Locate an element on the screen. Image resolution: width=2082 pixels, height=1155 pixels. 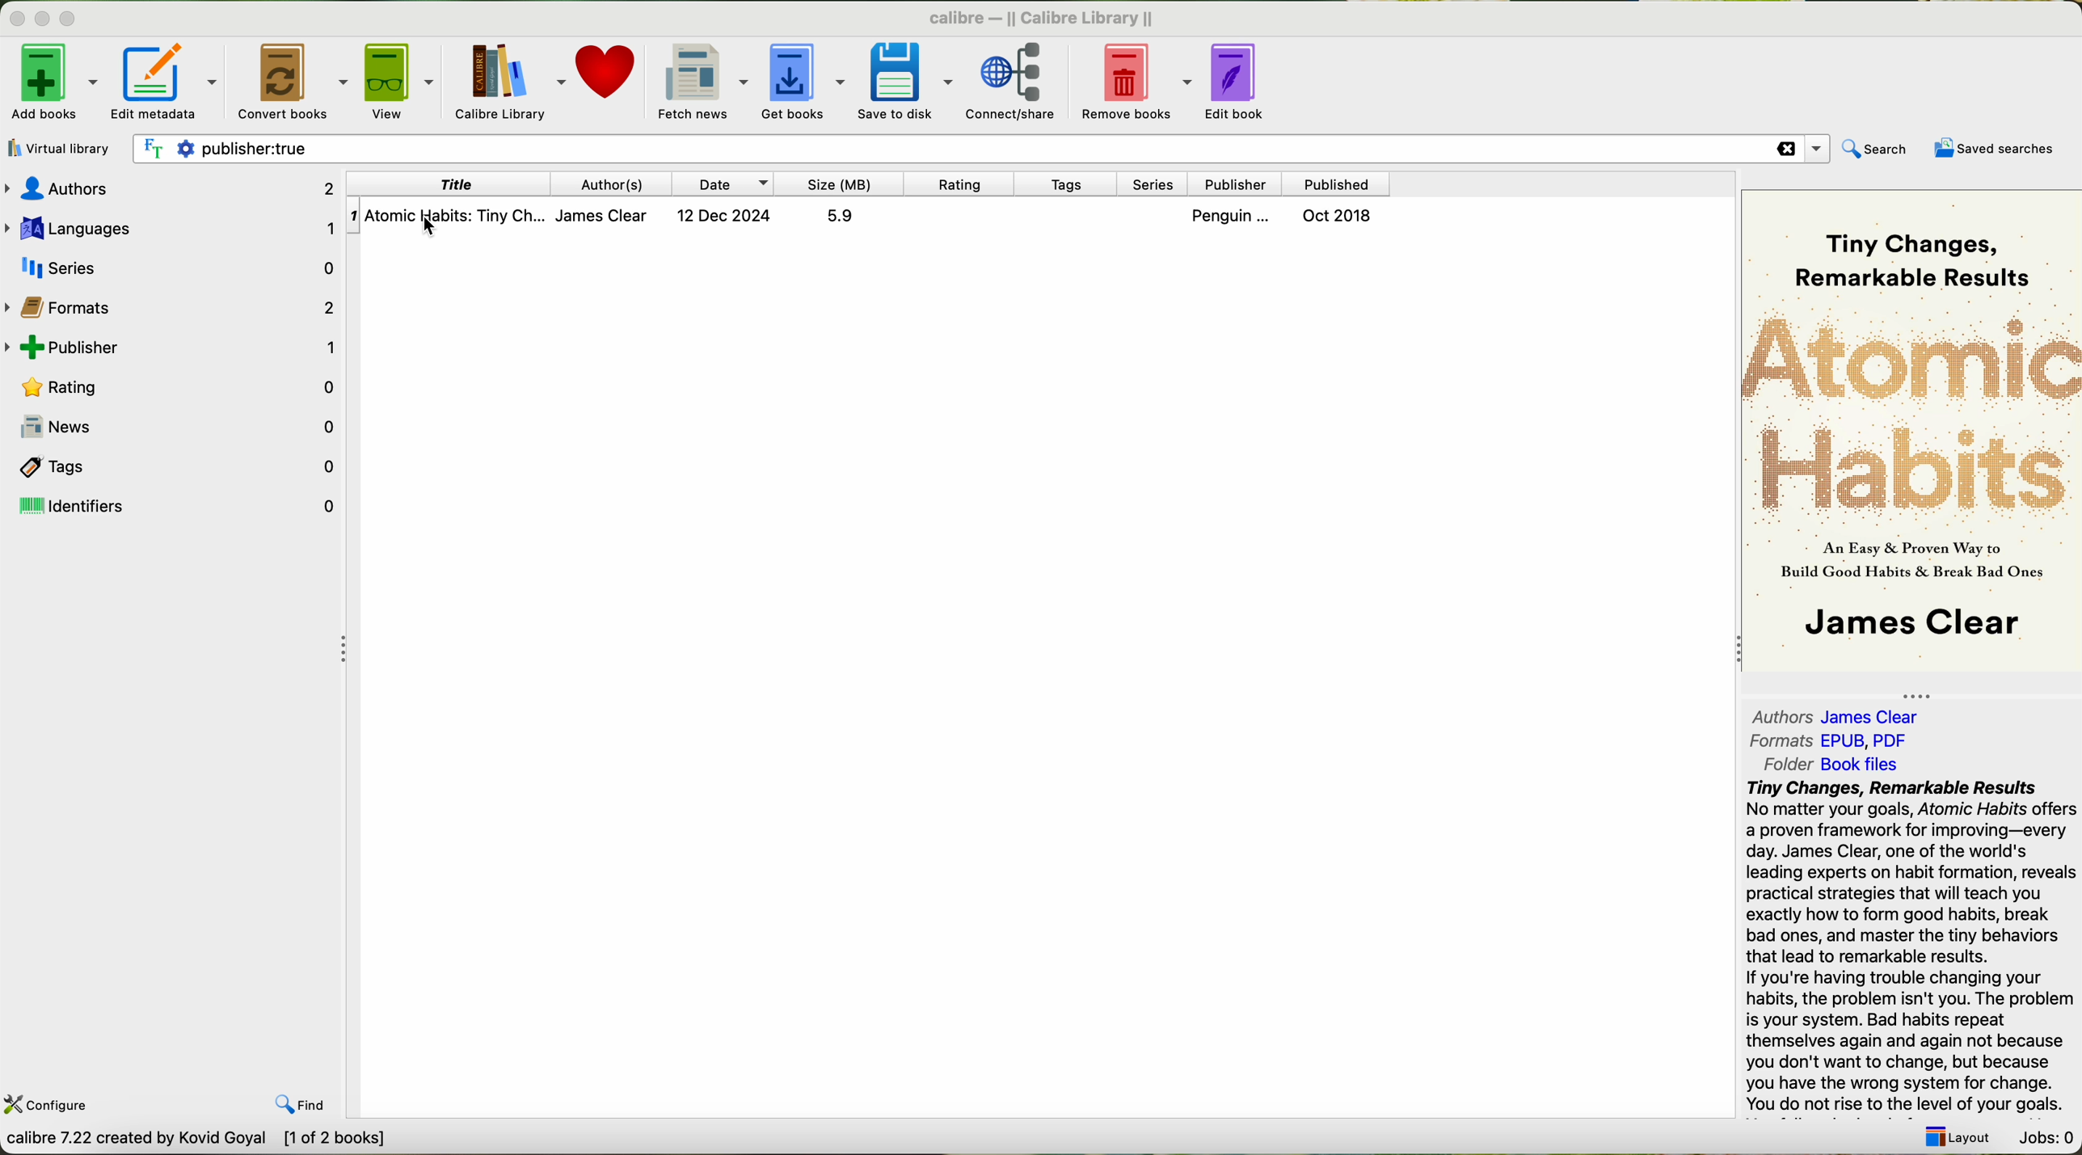
series is located at coordinates (1152, 185).